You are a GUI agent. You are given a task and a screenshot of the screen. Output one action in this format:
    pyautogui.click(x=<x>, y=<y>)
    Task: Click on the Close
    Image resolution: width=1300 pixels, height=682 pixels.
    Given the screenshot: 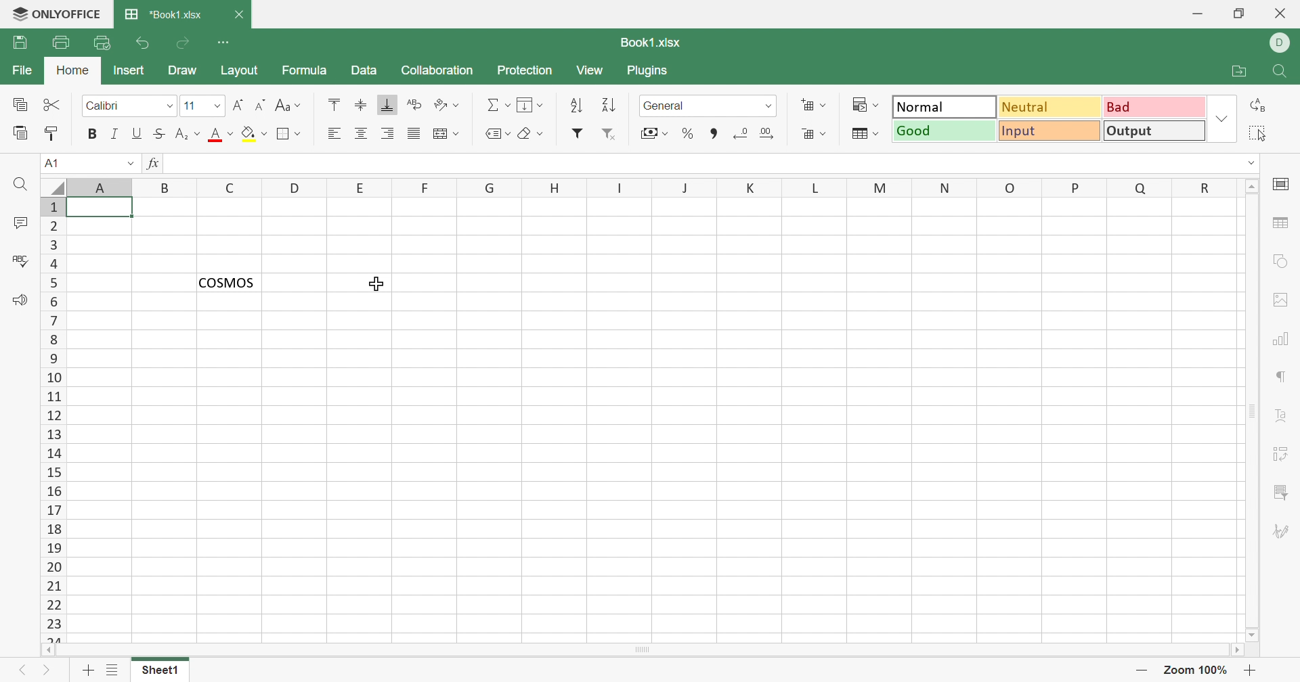 What is the action you would take?
    pyautogui.click(x=1282, y=14)
    